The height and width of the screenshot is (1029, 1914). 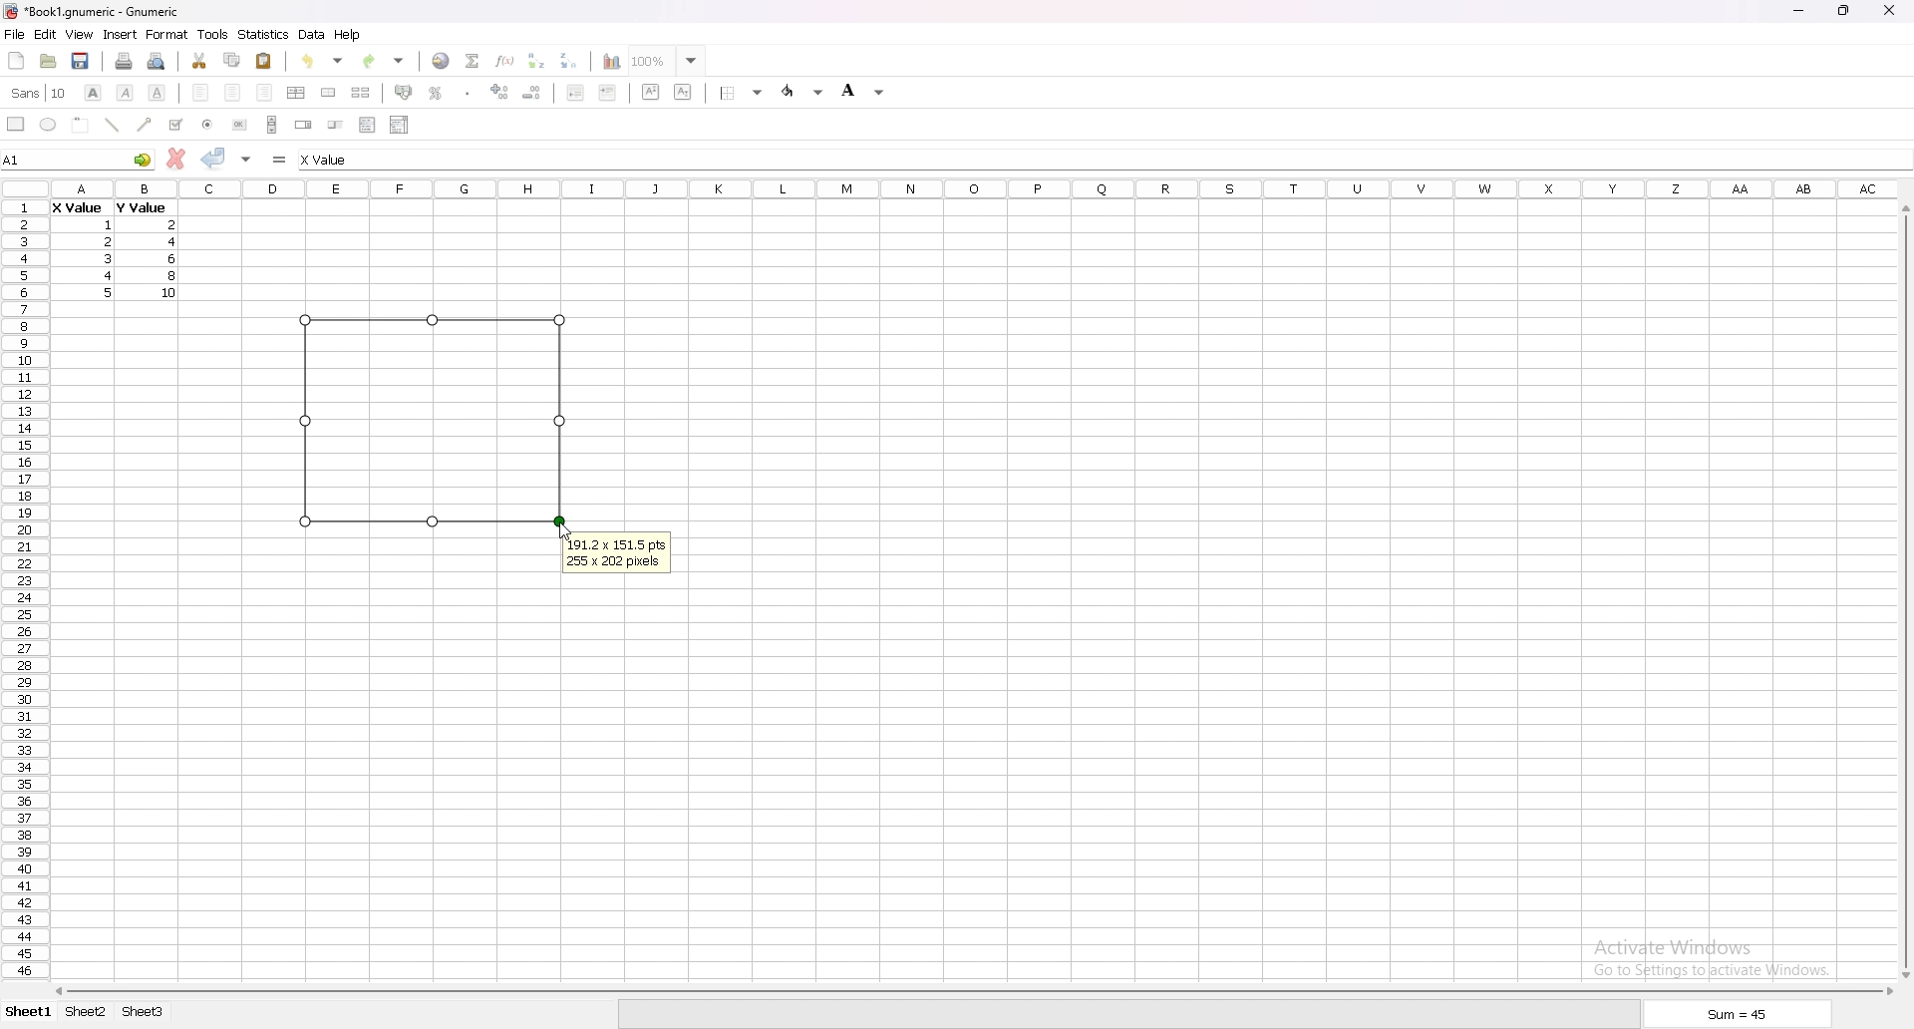 What do you see at coordinates (971, 991) in the screenshot?
I see `scroll bar` at bounding box center [971, 991].